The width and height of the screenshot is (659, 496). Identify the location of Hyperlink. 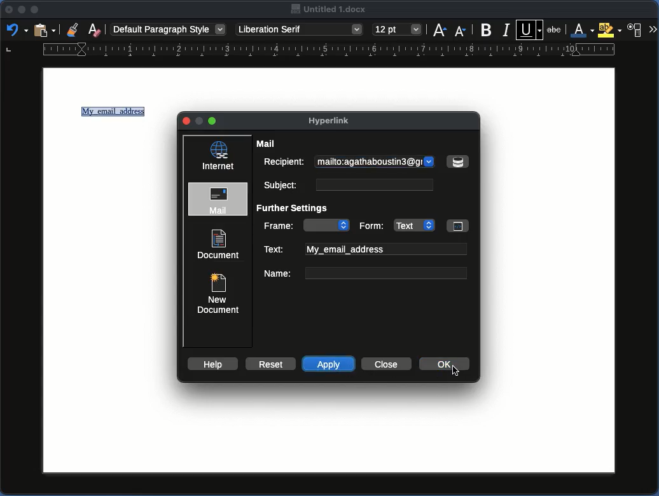
(335, 122).